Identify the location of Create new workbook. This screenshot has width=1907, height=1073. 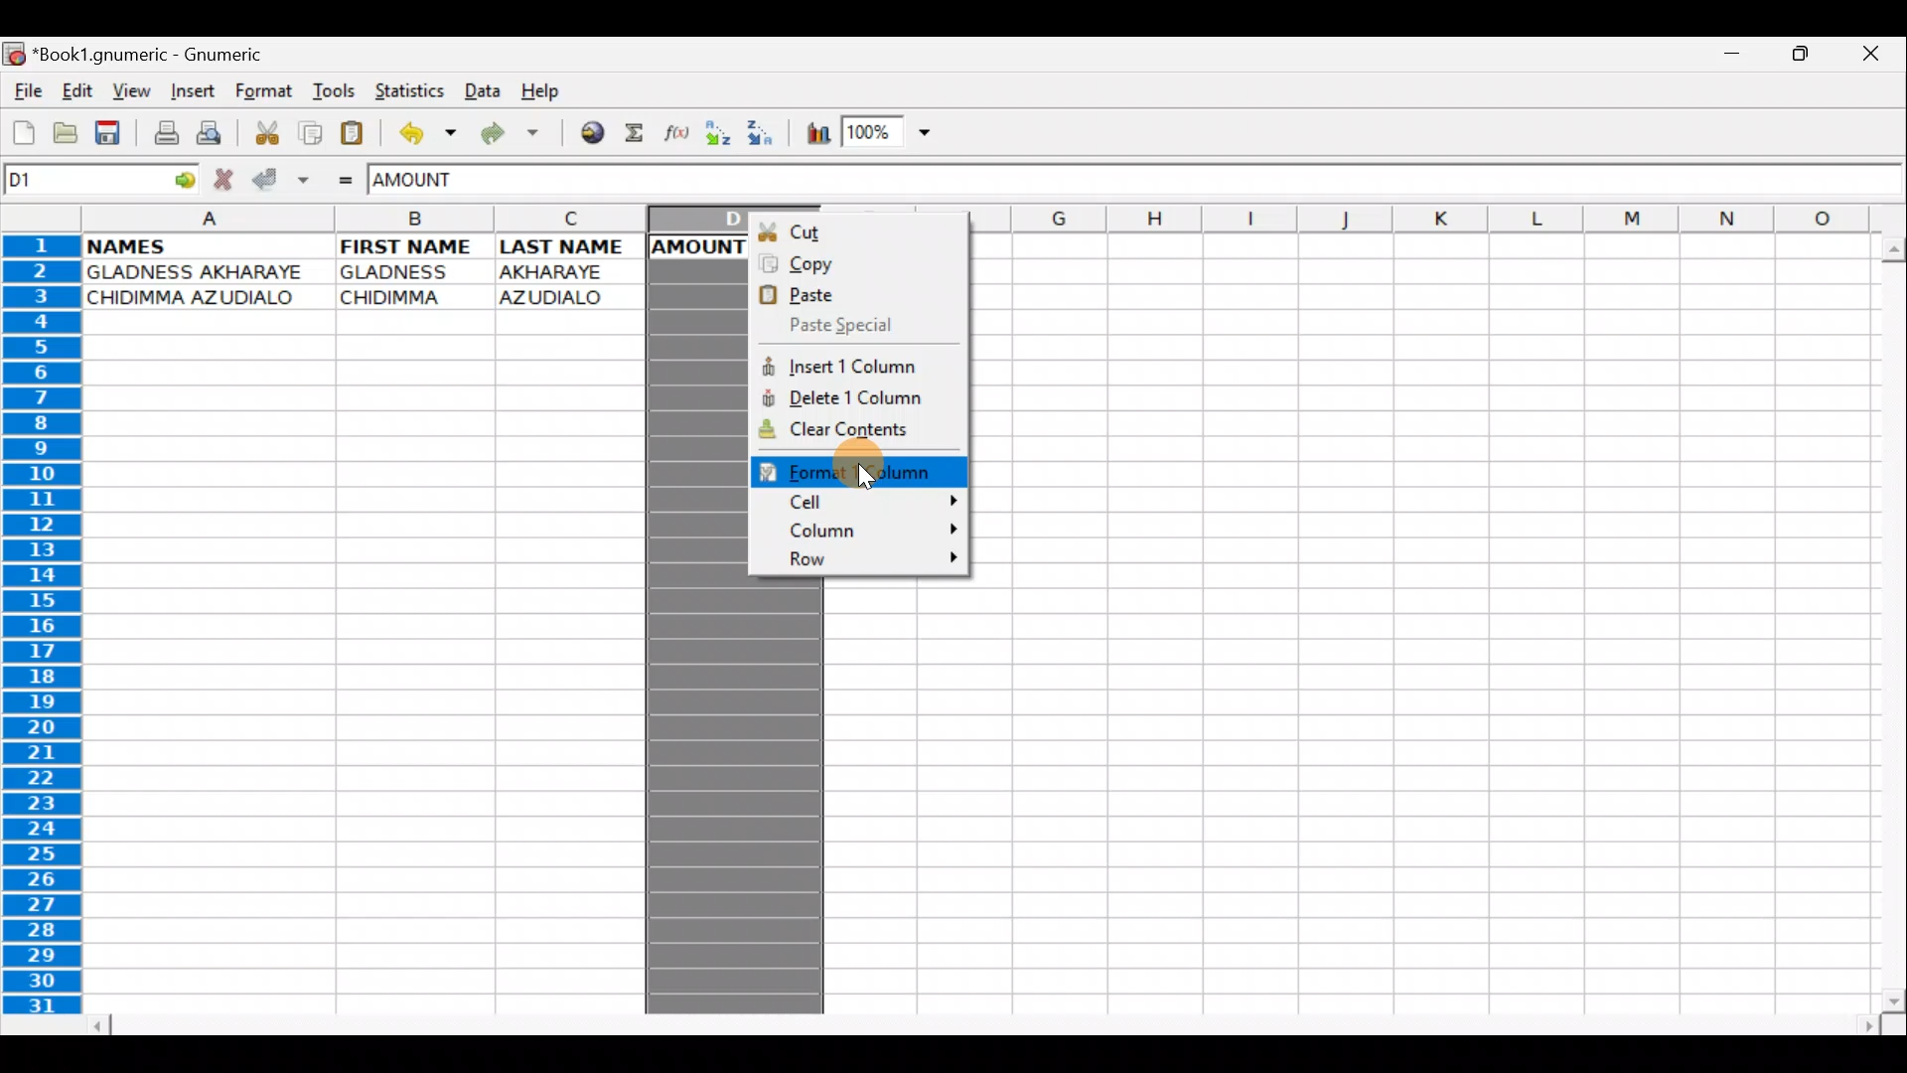
(22, 133).